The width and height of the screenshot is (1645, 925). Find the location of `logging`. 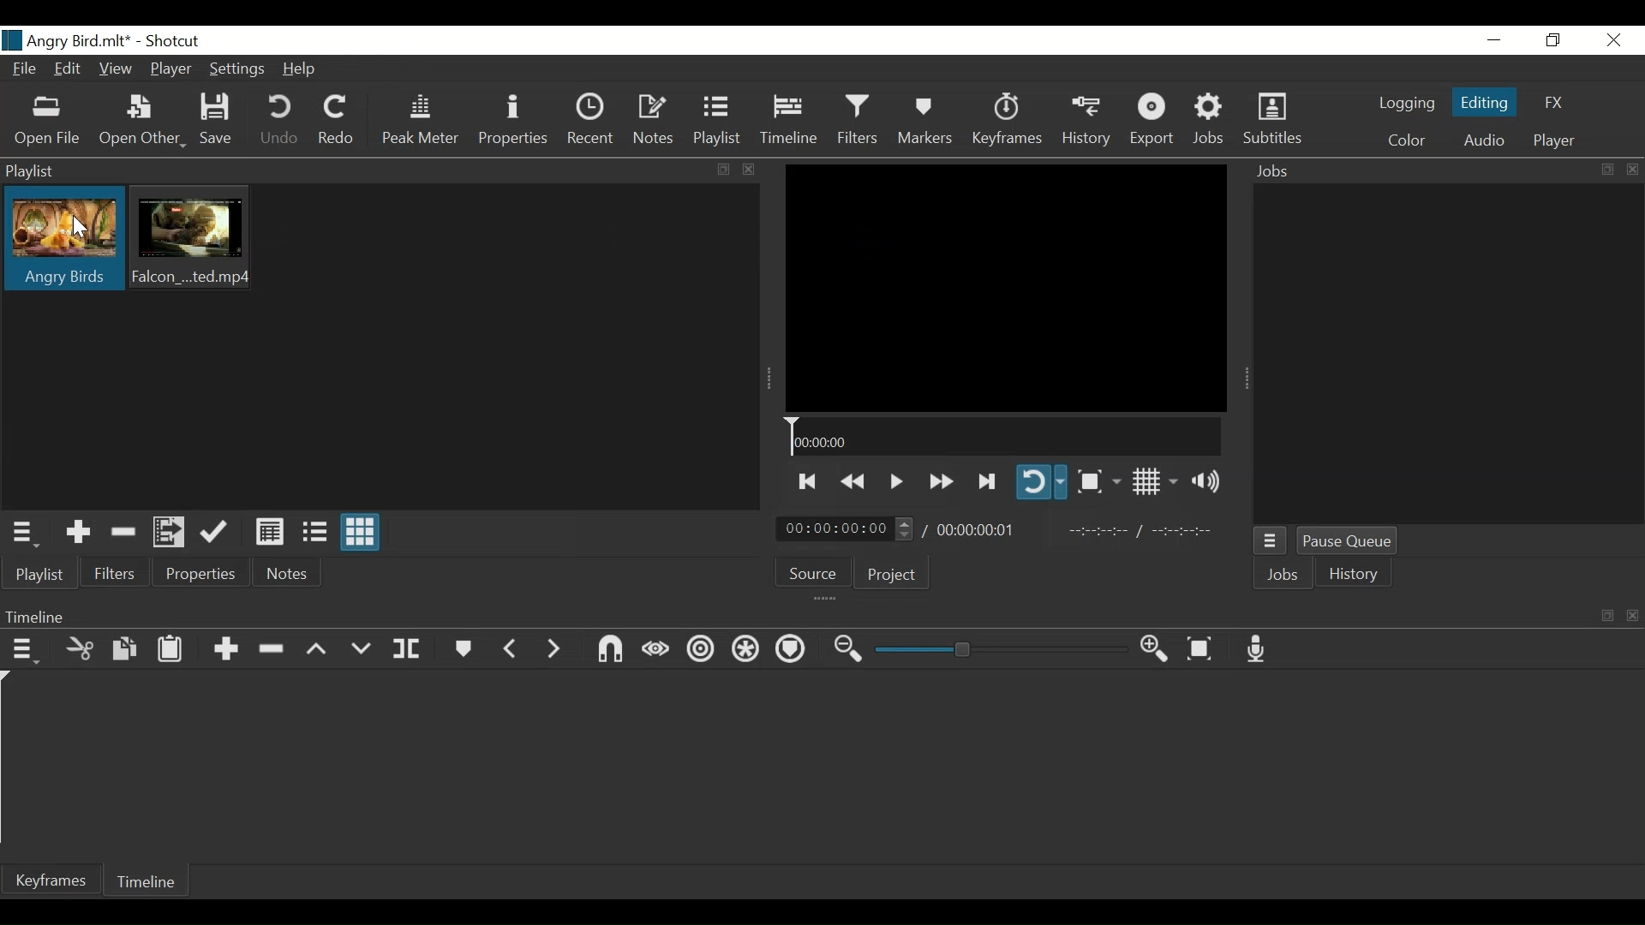

logging is located at coordinates (1407, 105).